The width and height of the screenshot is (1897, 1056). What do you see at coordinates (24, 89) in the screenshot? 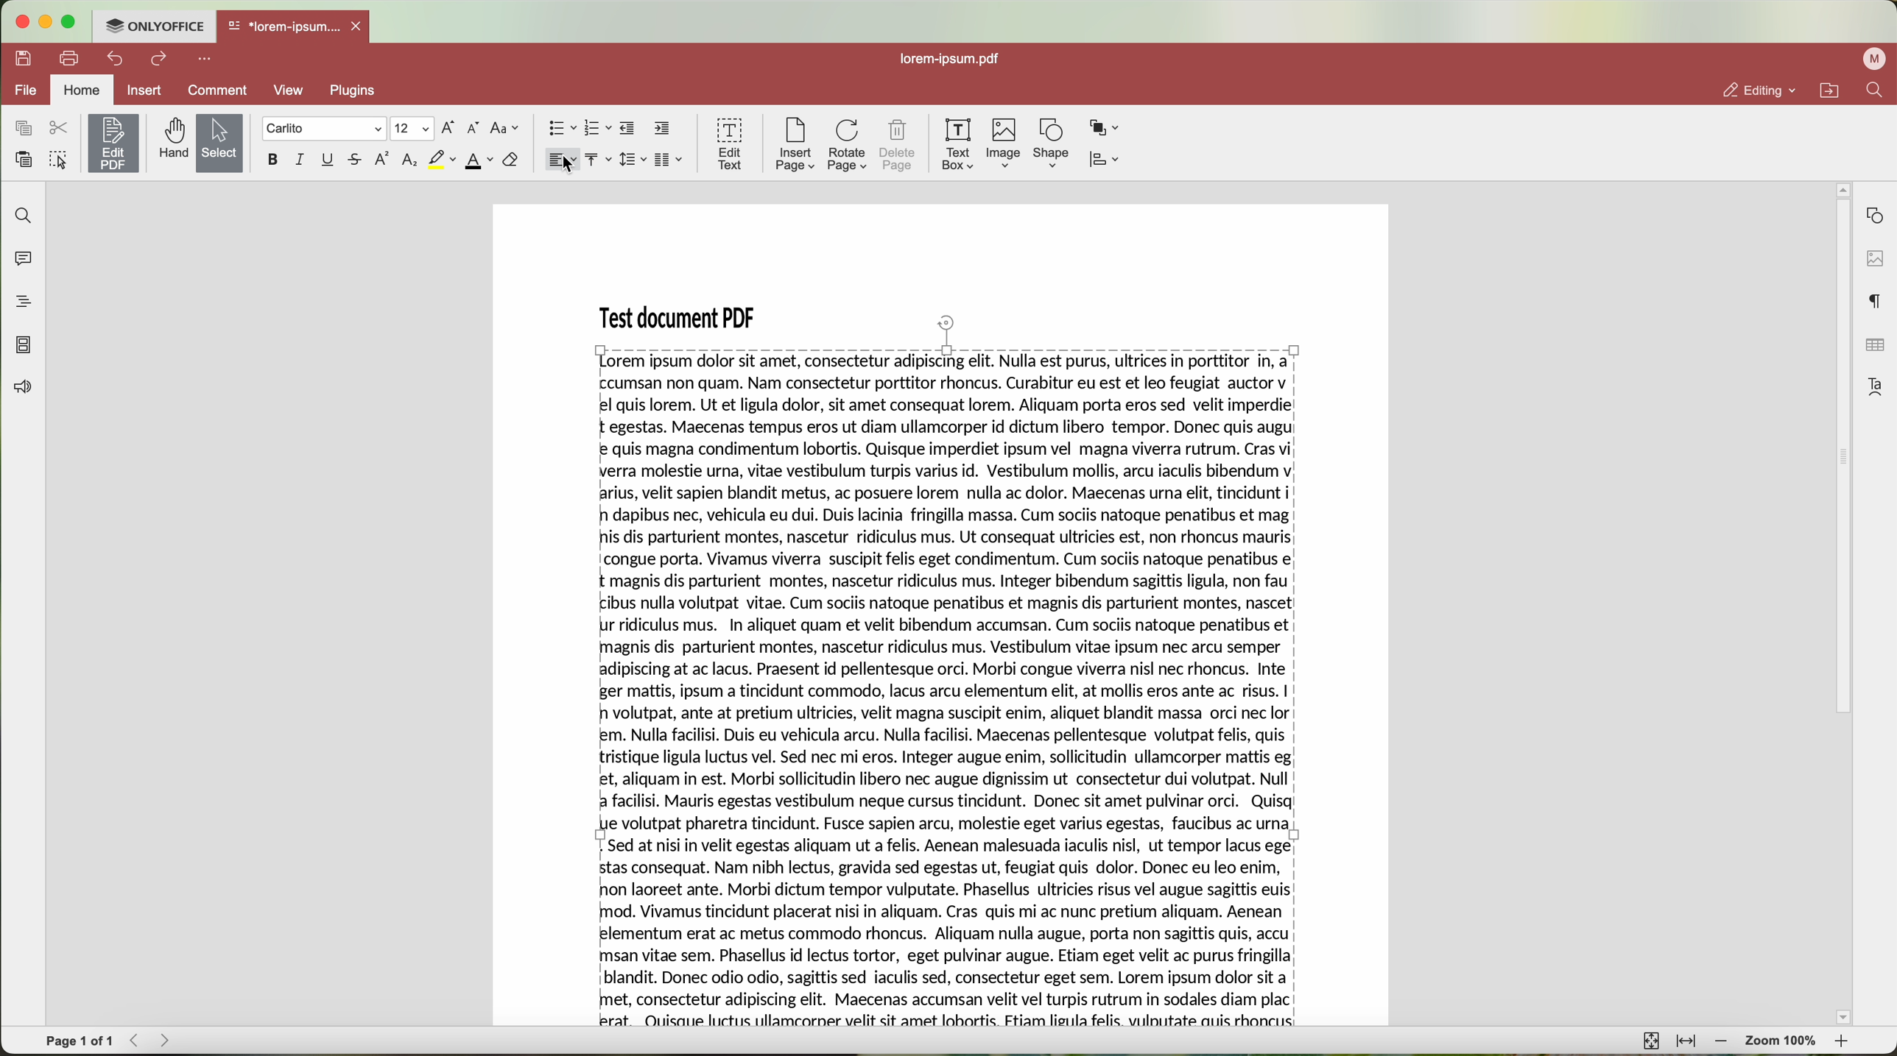
I see `file` at bounding box center [24, 89].